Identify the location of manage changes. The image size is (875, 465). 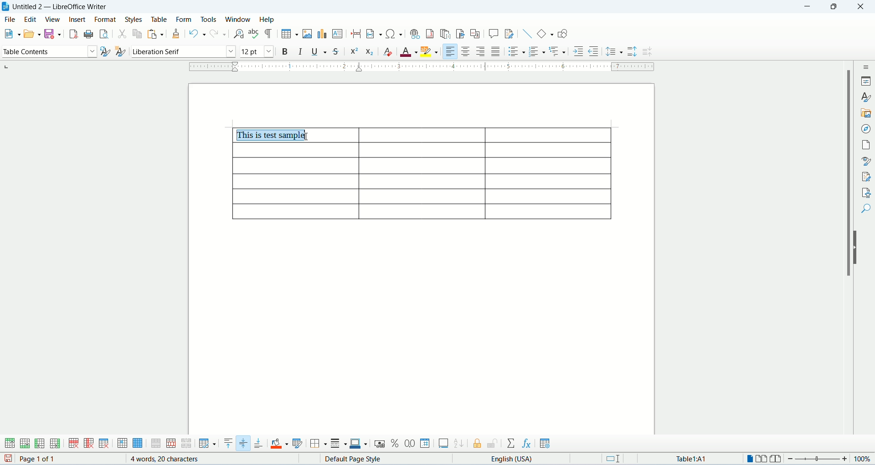
(867, 177).